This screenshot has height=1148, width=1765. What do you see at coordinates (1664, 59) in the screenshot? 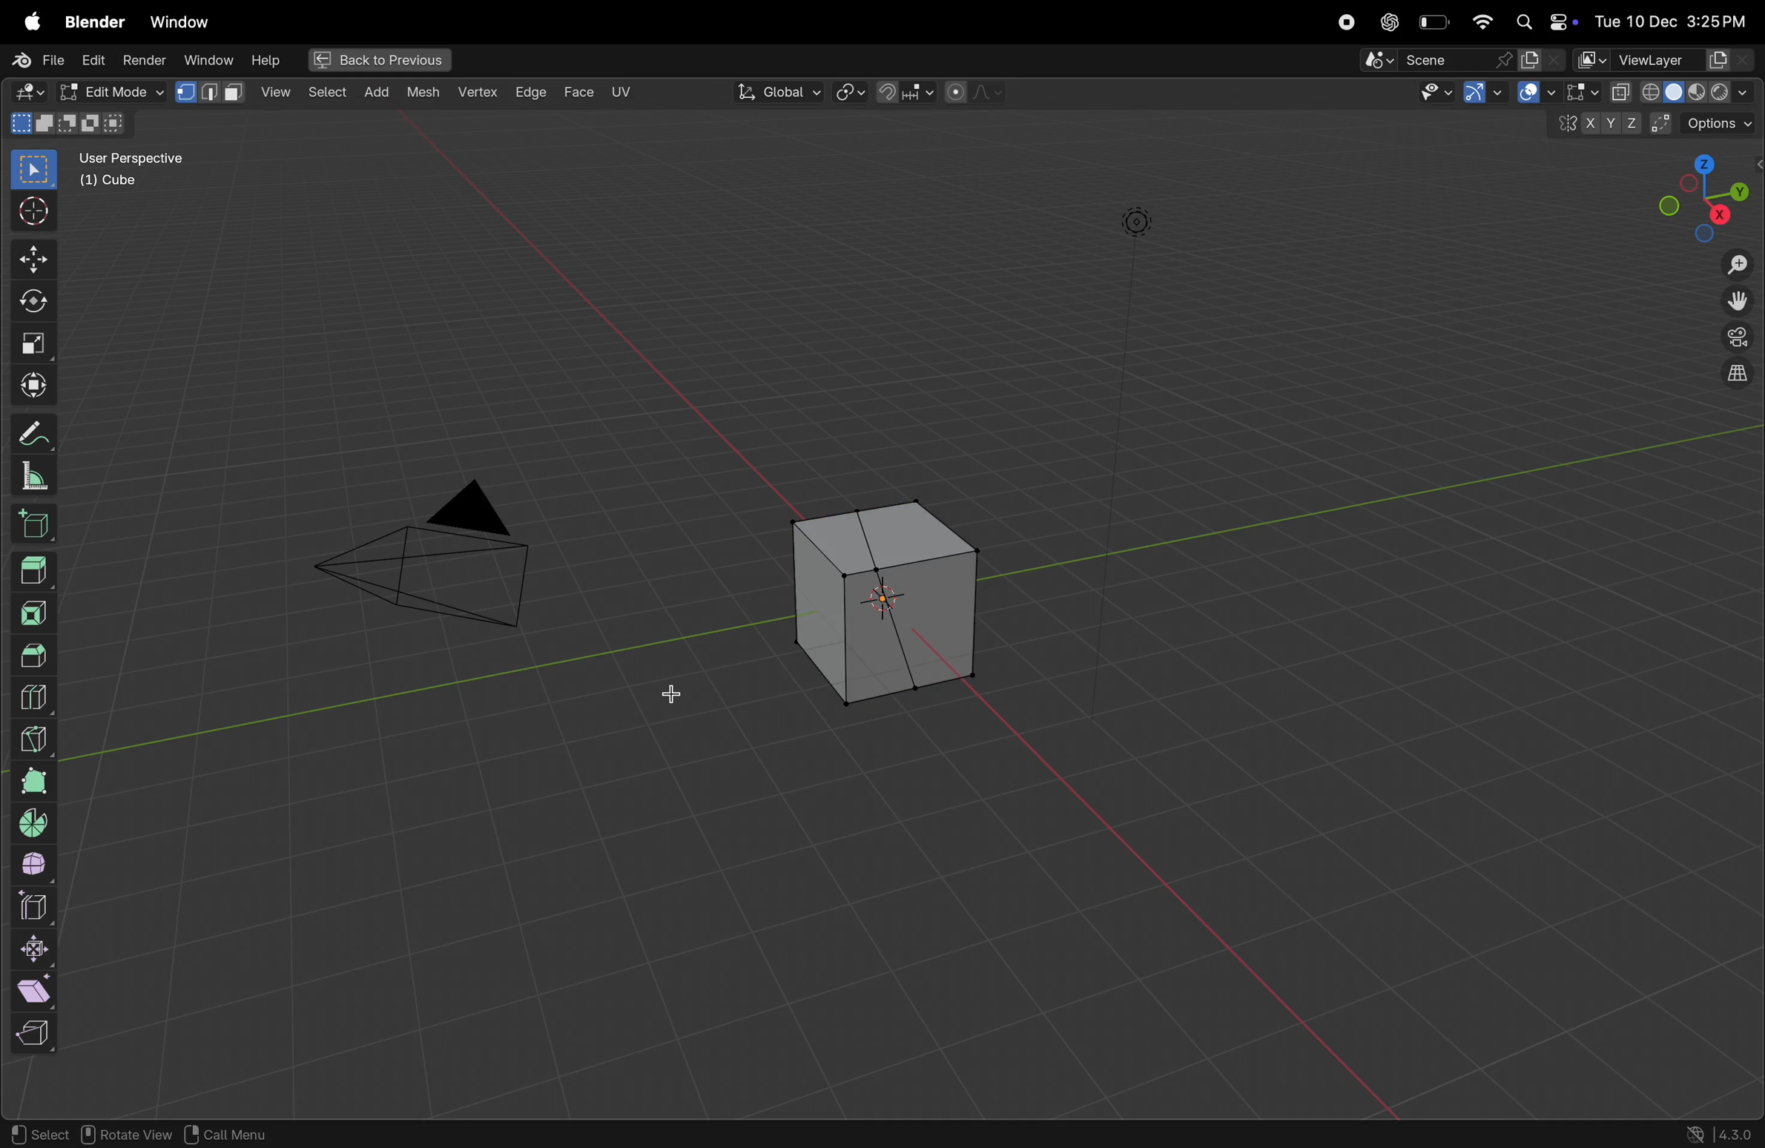
I see `View layer` at bounding box center [1664, 59].